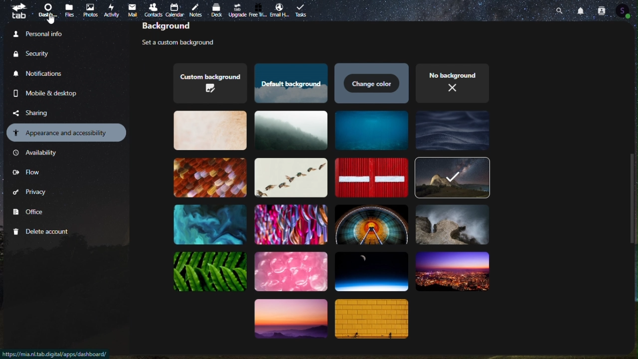  Describe the element at coordinates (90, 10) in the screenshot. I see `Photos` at that location.